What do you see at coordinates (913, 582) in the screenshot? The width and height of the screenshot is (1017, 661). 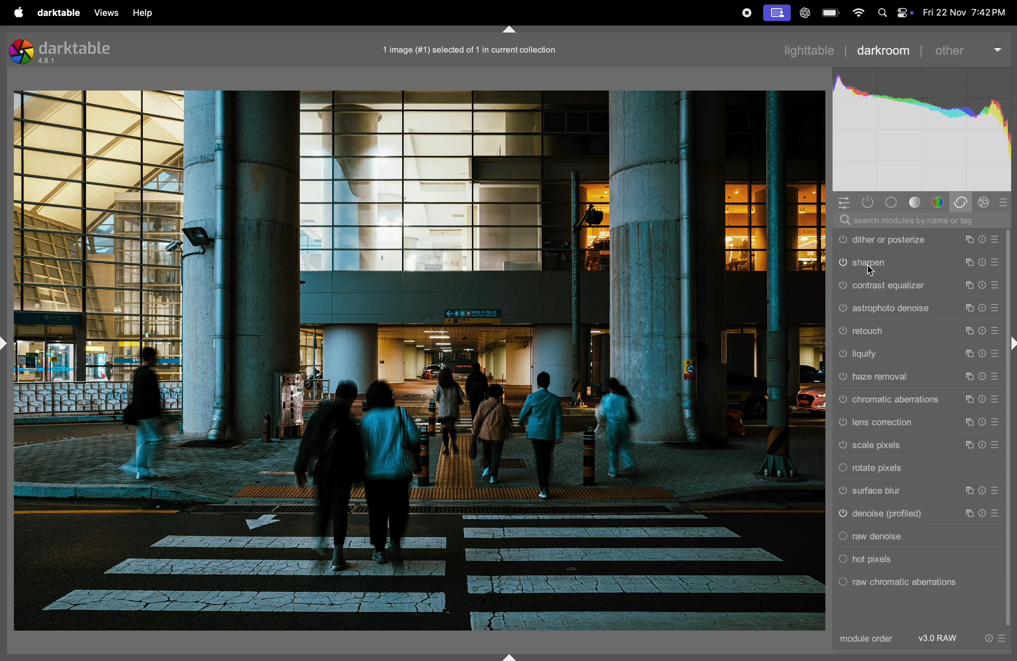 I see `raw chromatic aberrations` at bounding box center [913, 582].